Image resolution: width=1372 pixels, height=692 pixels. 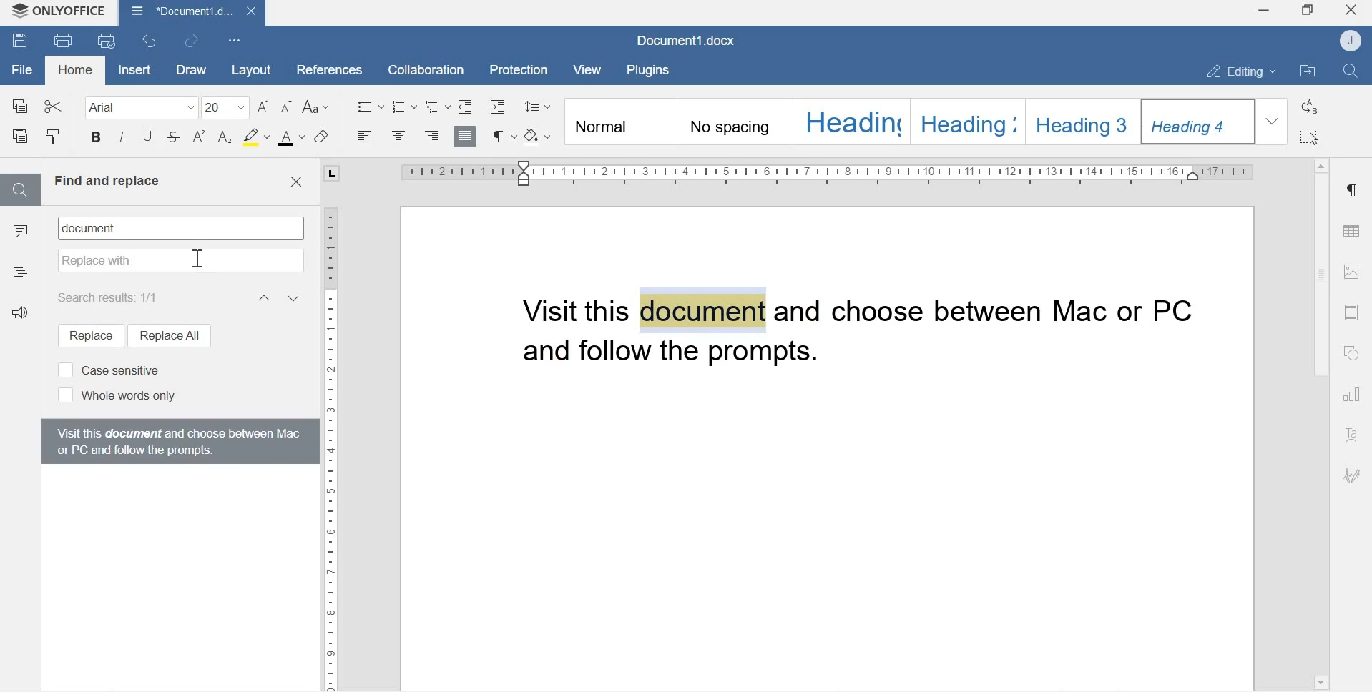 What do you see at coordinates (96, 139) in the screenshot?
I see `Bold` at bounding box center [96, 139].